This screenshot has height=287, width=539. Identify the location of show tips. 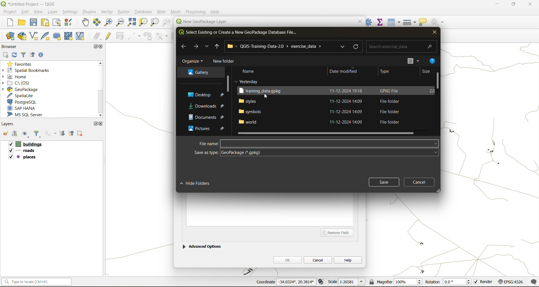
(423, 22).